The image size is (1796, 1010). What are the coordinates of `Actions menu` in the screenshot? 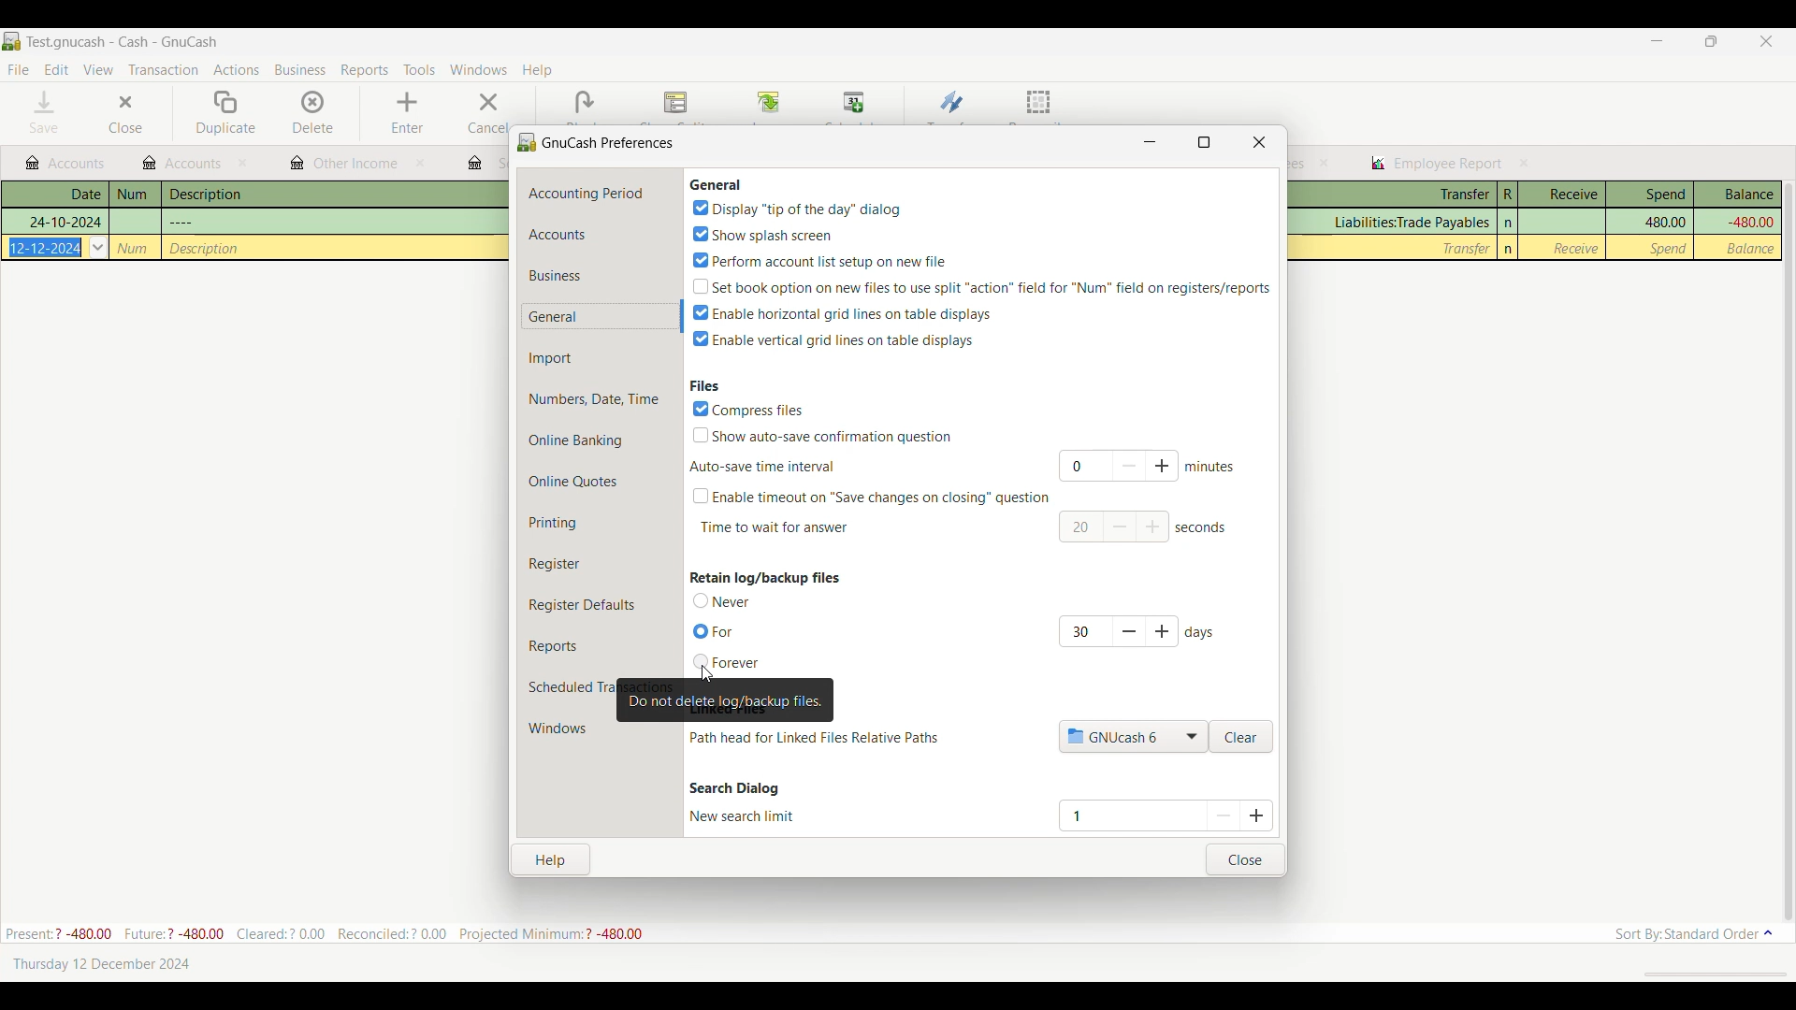 It's located at (237, 69).